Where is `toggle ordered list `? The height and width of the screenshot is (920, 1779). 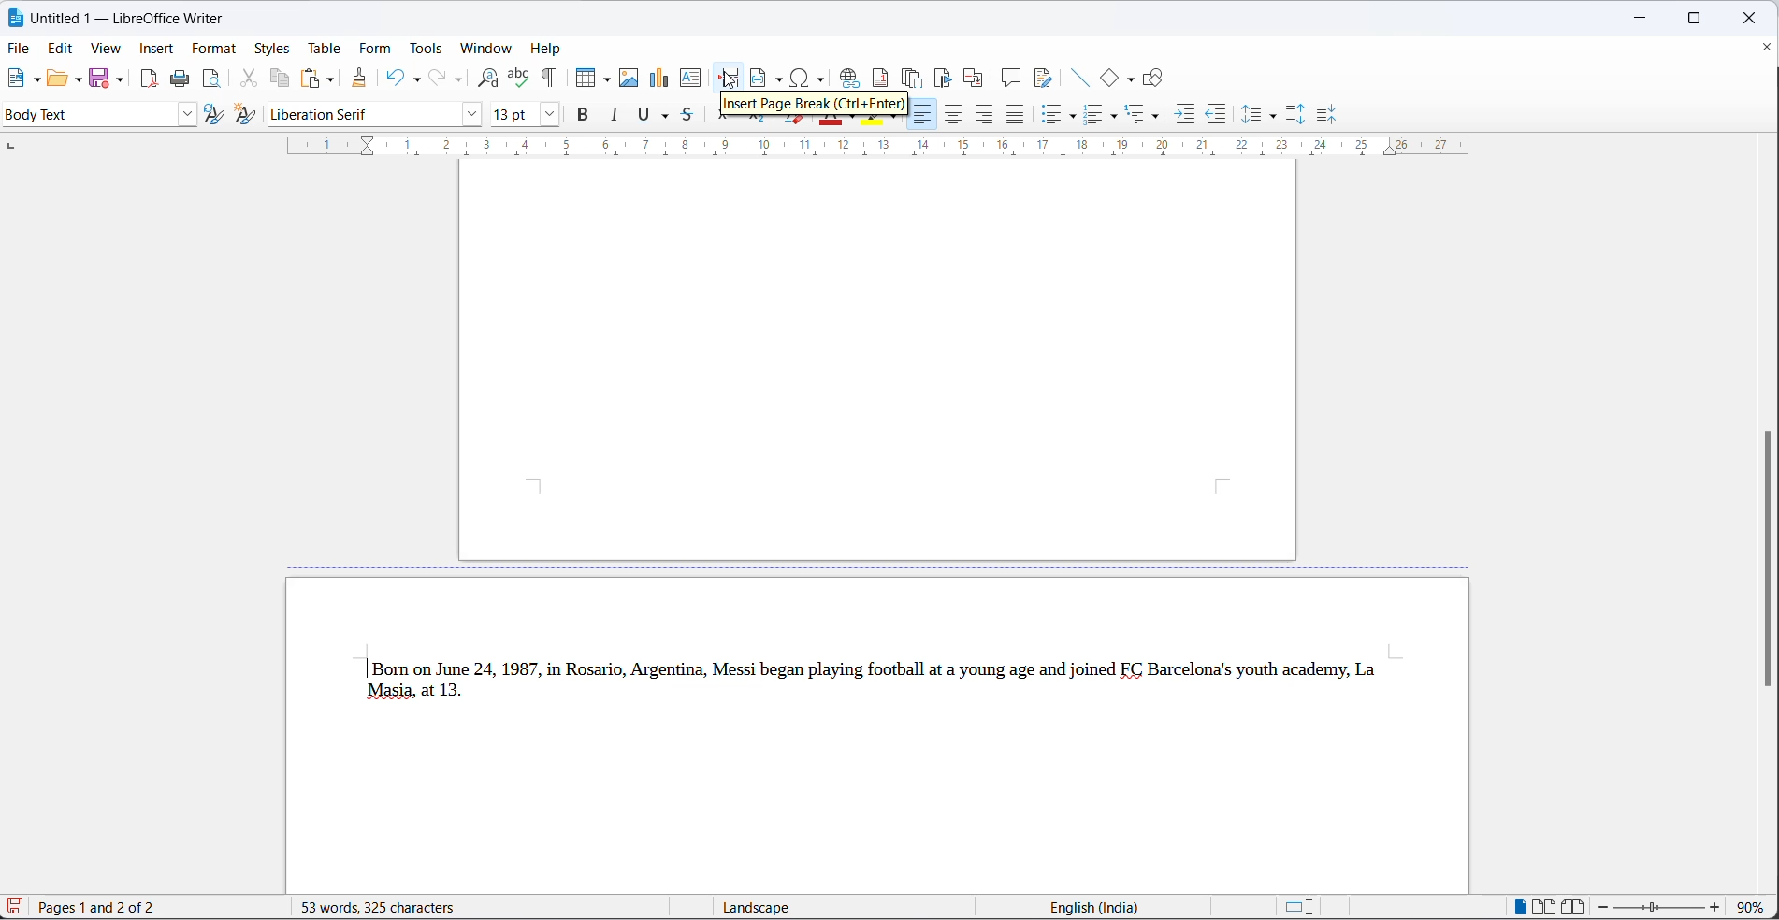 toggle ordered list  is located at coordinates (1094, 114).